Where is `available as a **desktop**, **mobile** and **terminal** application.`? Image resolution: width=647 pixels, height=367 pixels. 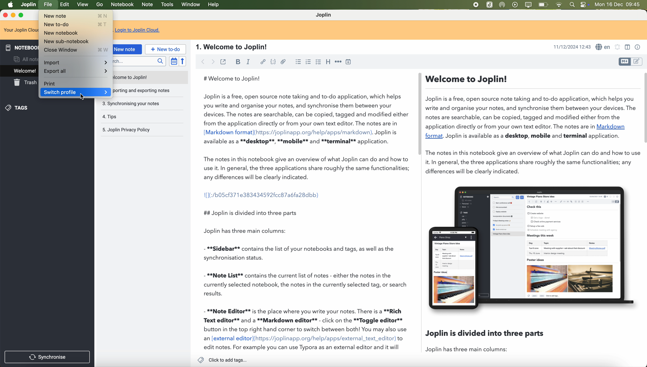
available as a **desktop**, **mobile** and **terminal** application. is located at coordinates (298, 142).